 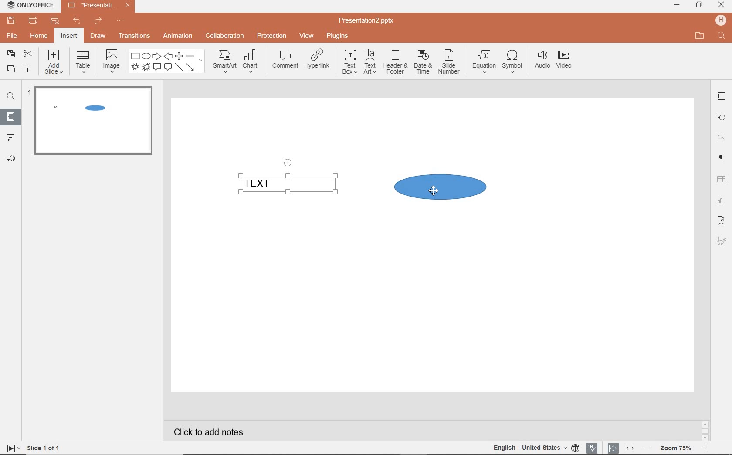 What do you see at coordinates (34, 20) in the screenshot?
I see `print` at bounding box center [34, 20].